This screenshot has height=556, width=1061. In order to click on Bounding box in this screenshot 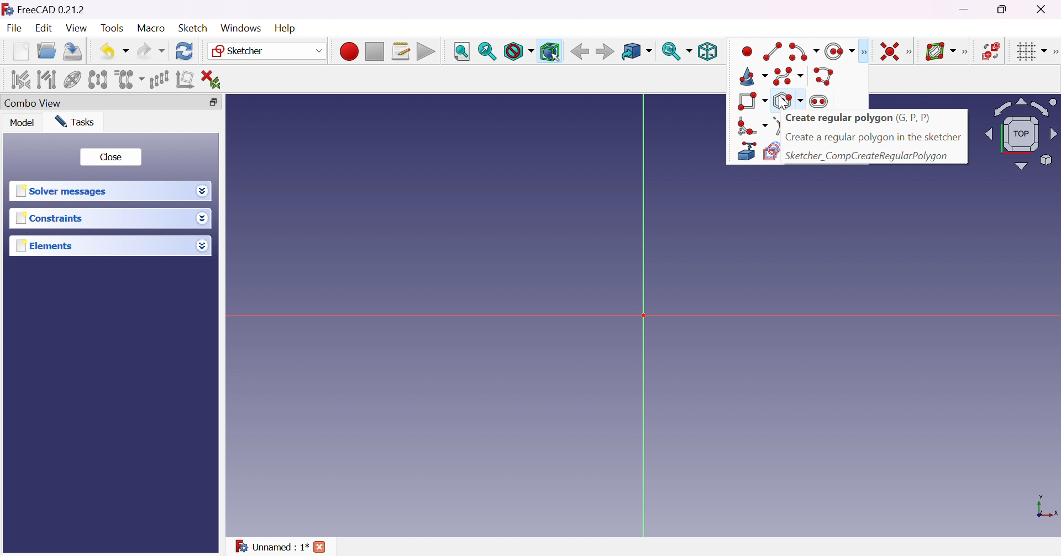, I will do `click(550, 52)`.